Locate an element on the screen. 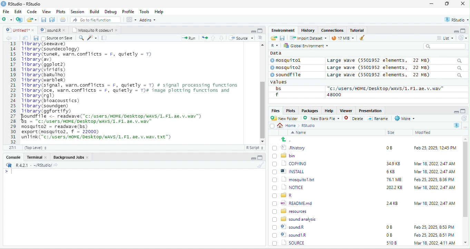 The width and height of the screenshot is (470, 249). values is located at coordinates (282, 82).